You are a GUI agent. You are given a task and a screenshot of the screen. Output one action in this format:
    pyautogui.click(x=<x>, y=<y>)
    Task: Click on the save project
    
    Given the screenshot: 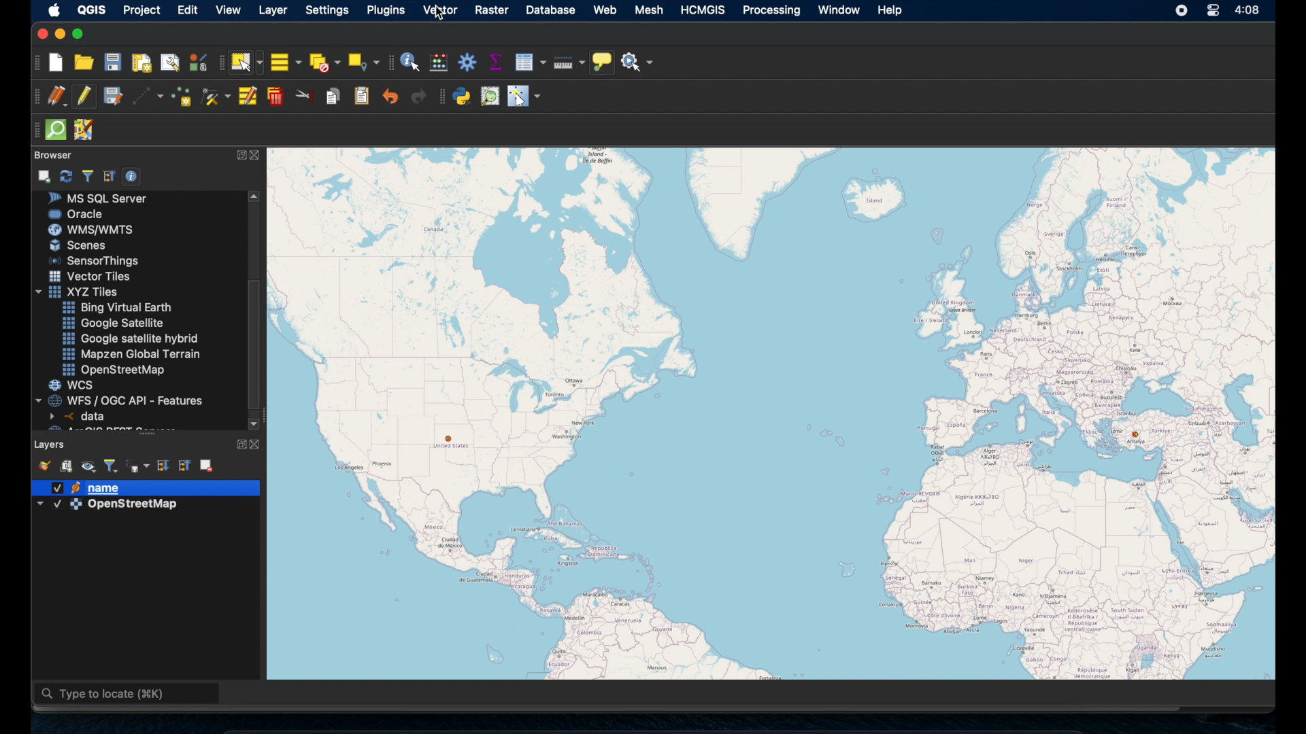 What is the action you would take?
    pyautogui.click(x=113, y=64)
    